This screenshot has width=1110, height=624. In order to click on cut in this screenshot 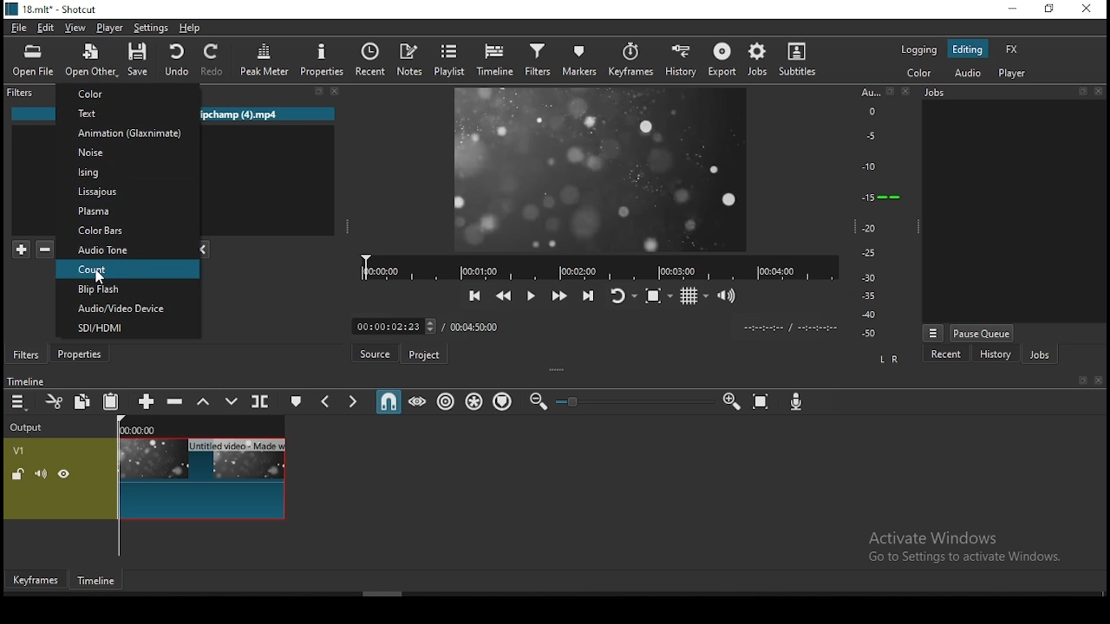, I will do `click(56, 401)`.